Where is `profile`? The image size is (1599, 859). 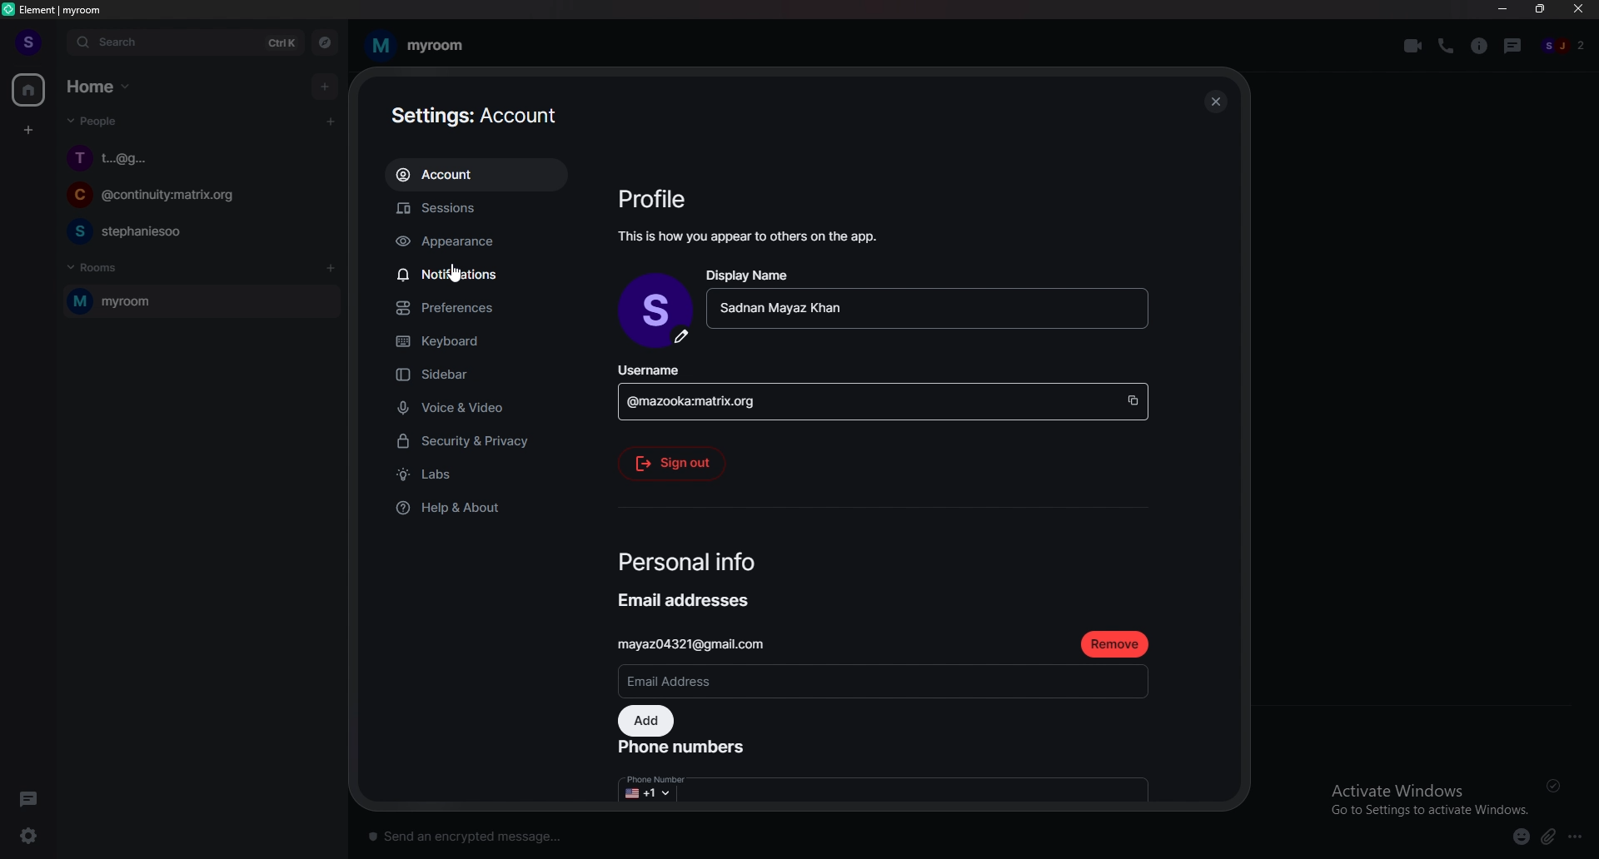
profile is located at coordinates (655, 198).